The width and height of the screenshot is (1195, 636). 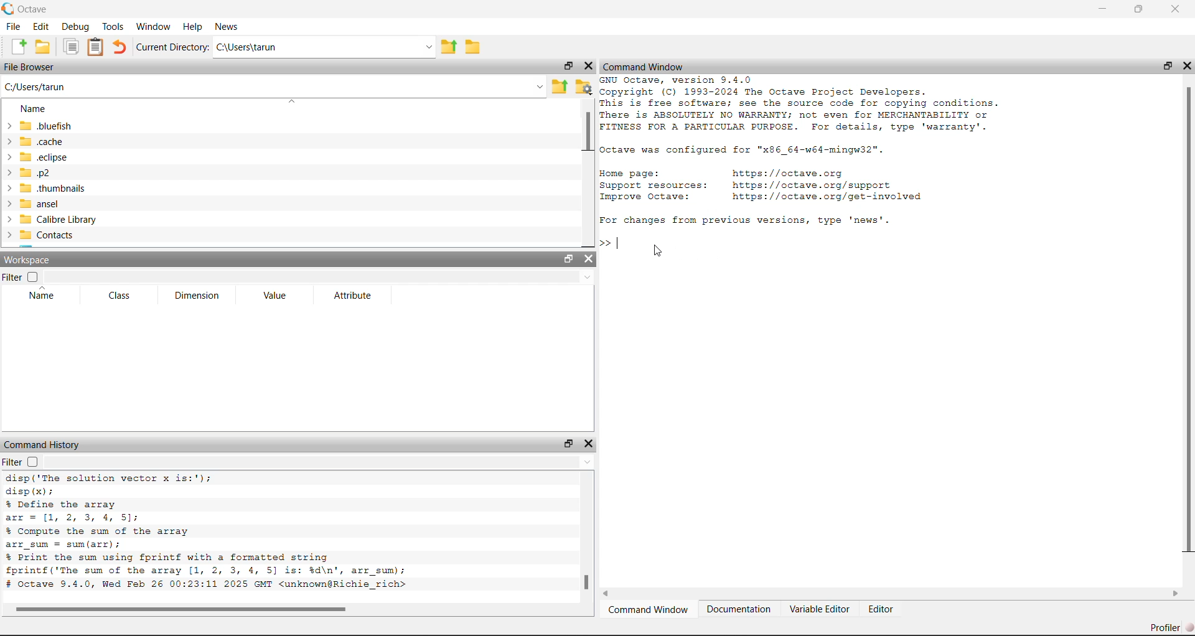 What do you see at coordinates (883, 610) in the screenshot?
I see `Editor` at bounding box center [883, 610].